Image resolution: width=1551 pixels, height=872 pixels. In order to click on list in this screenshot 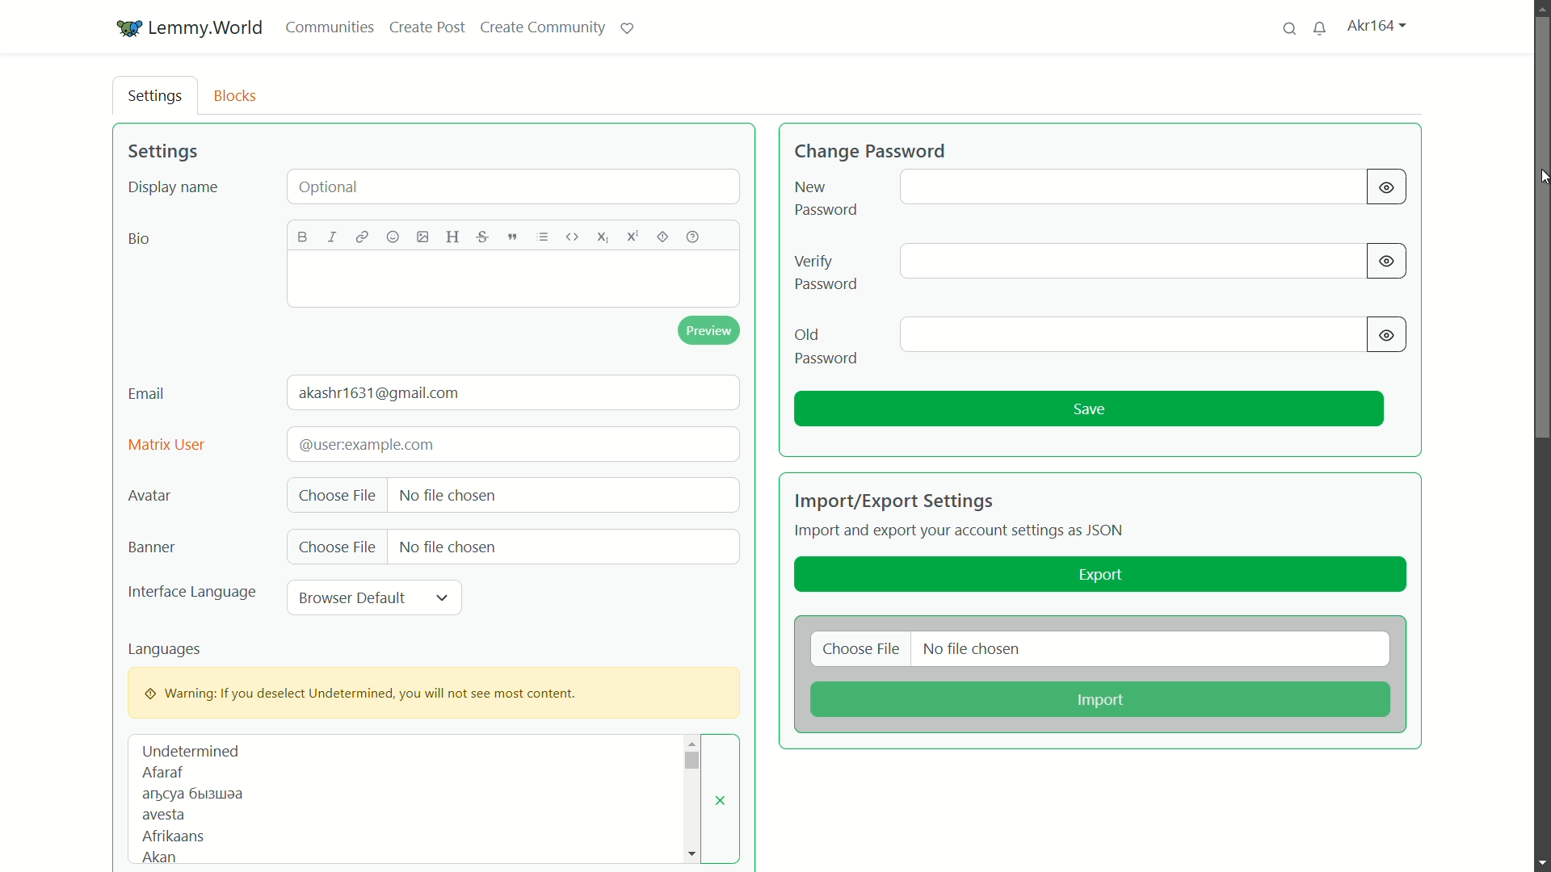, I will do `click(541, 237)`.